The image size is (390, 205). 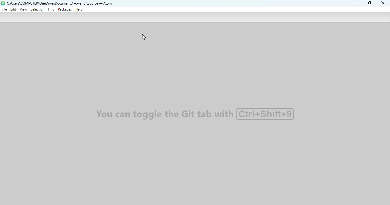 I want to click on Maximize, so click(x=371, y=3).